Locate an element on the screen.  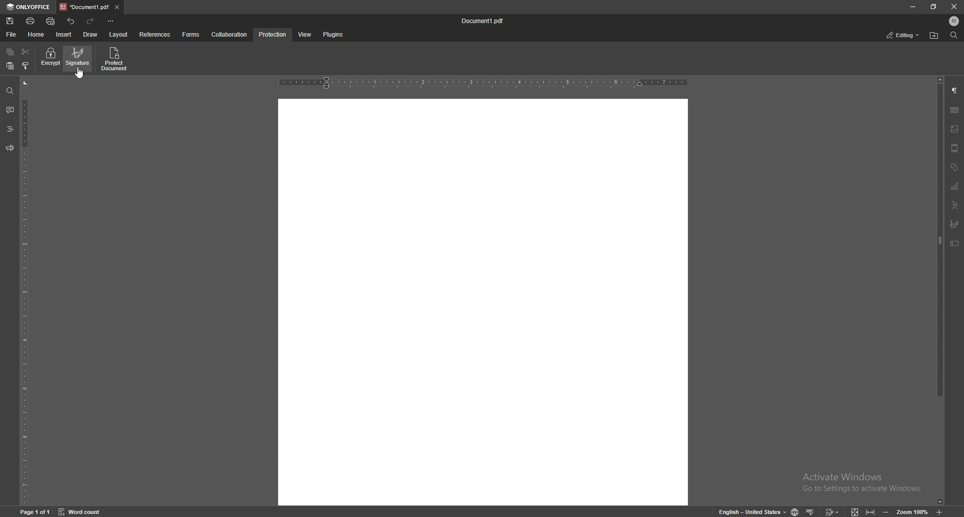
encrypt is located at coordinates (50, 58).